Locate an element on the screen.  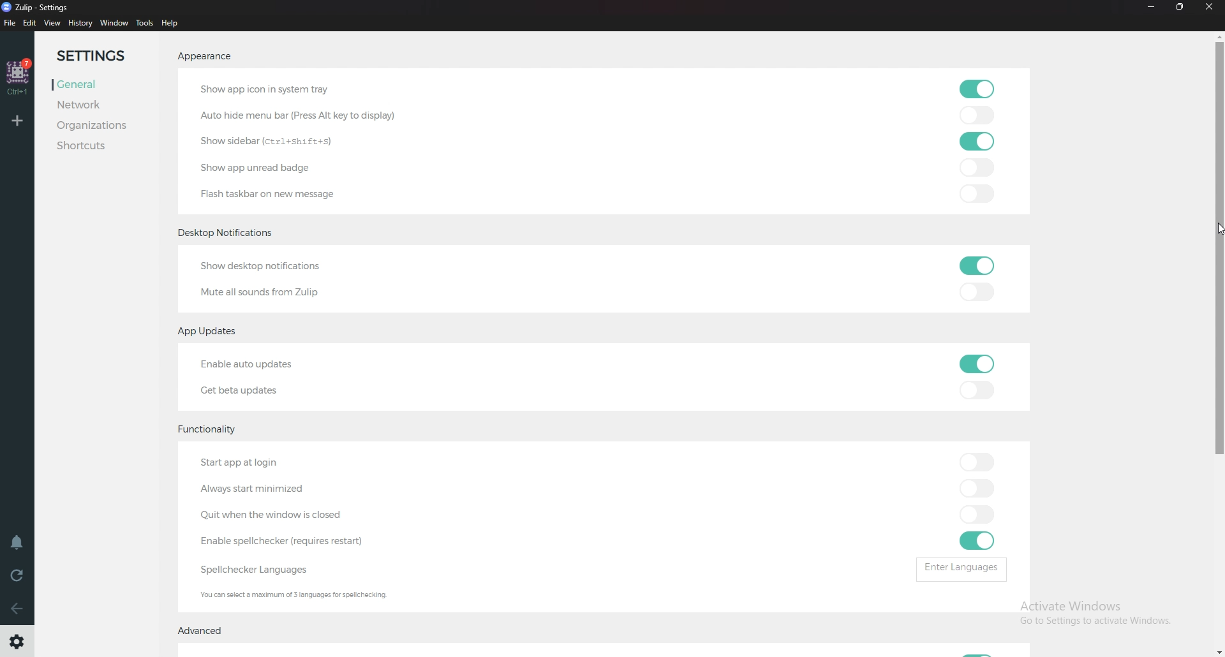
Show desktop notifications is located at coordinates (276, 267).